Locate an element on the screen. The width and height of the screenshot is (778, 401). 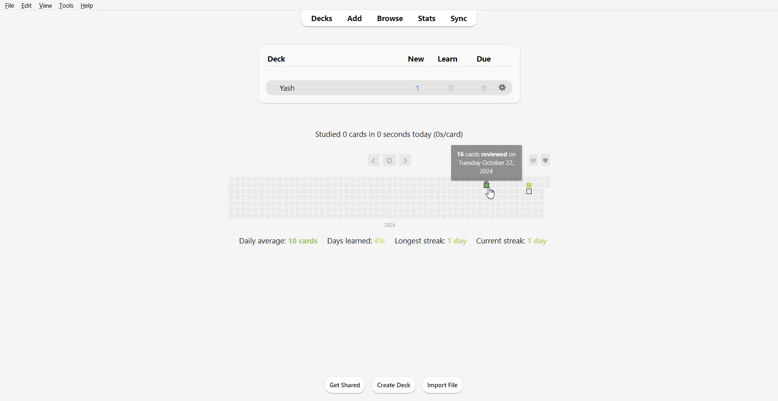
deck is located at coordinates (290, 59).